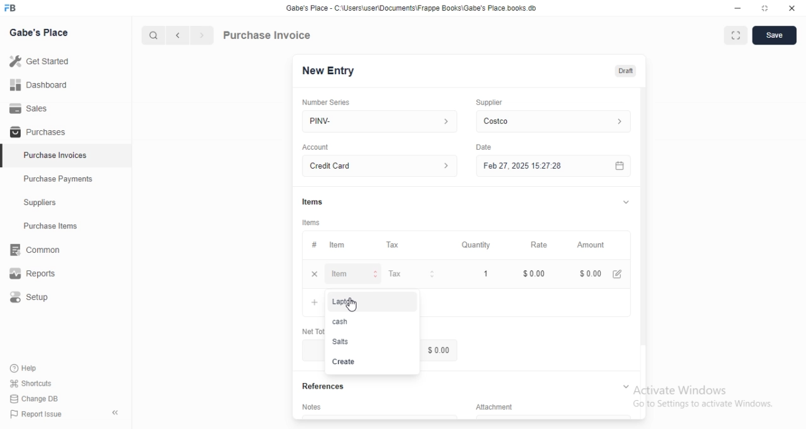  What do you see at coordinates (203, 35) in the screenshot?
I see `Next` at bounding box center [203, 35].